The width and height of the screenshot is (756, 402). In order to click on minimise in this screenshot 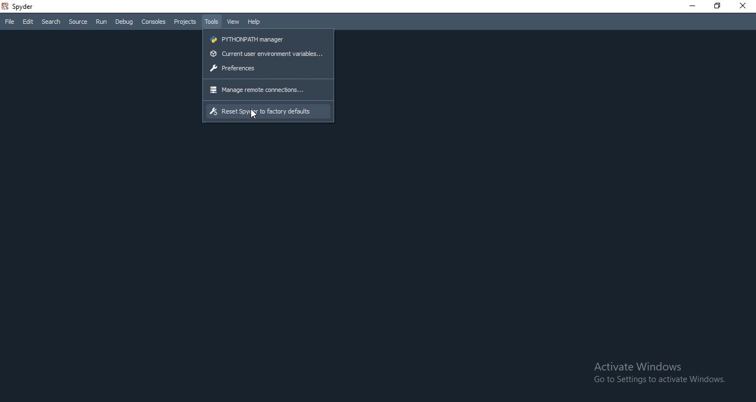, I will do `click(691, 7)`.